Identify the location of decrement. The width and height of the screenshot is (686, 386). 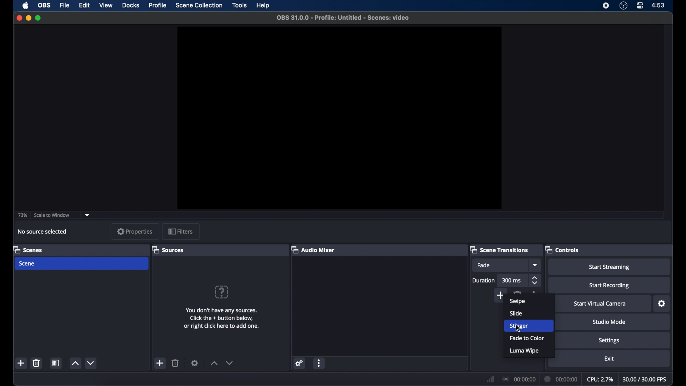
(91, 363).